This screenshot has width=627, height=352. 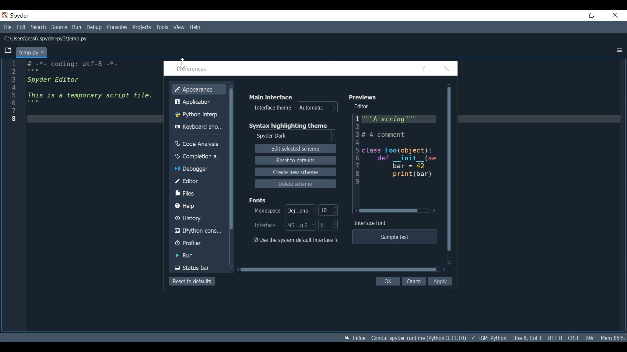 What do you see at coordinates (424, 68) in the screenshot?
I see `Help` at bounding box center [424, 68].